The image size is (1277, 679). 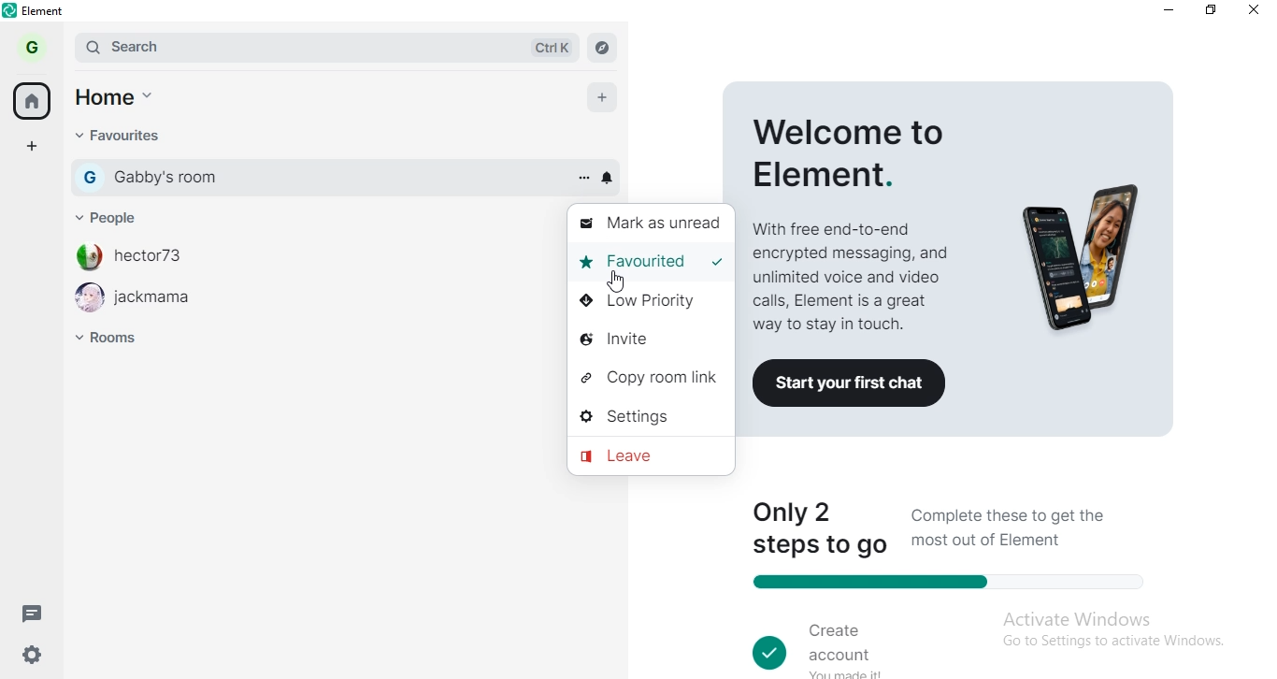 What do you see at coordinates (37, 46) in the screenshot?
I see `profile` at bounding box center [37, 46].